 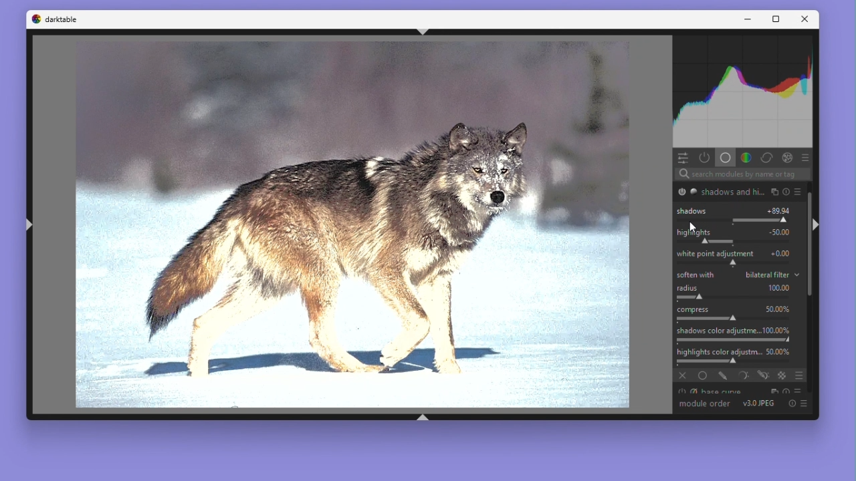 I want to click on presets, so click(x=797, y=193).